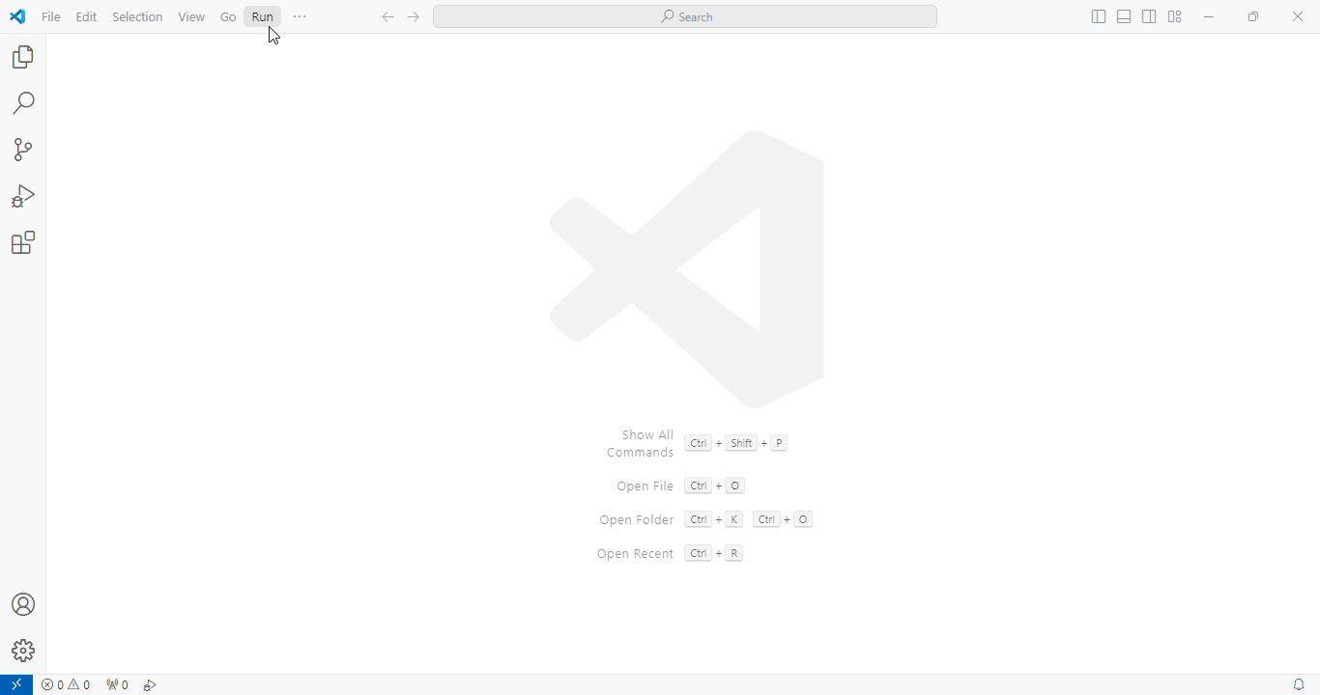 This screenshot has width=1320, height=695. What do you see at coordinates (68, 684) in the screenshot?
I see `no problems` at bounding box center [68, 684].